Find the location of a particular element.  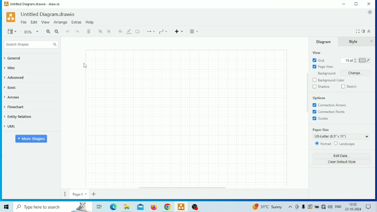

File name is located at coordinates (48, 14).